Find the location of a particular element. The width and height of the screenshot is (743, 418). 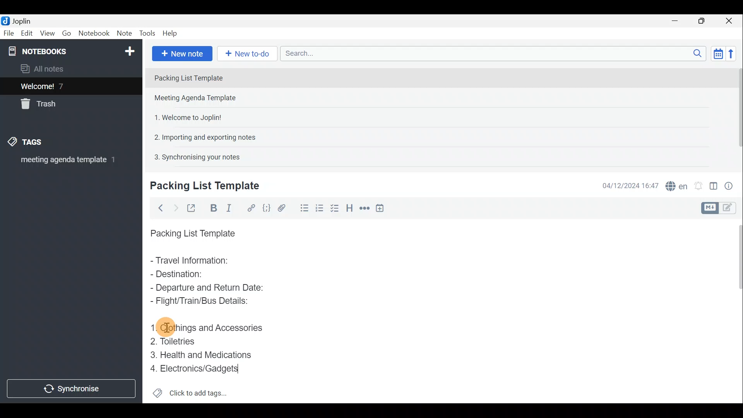

Numbered list is located at coordinates (336, 208).